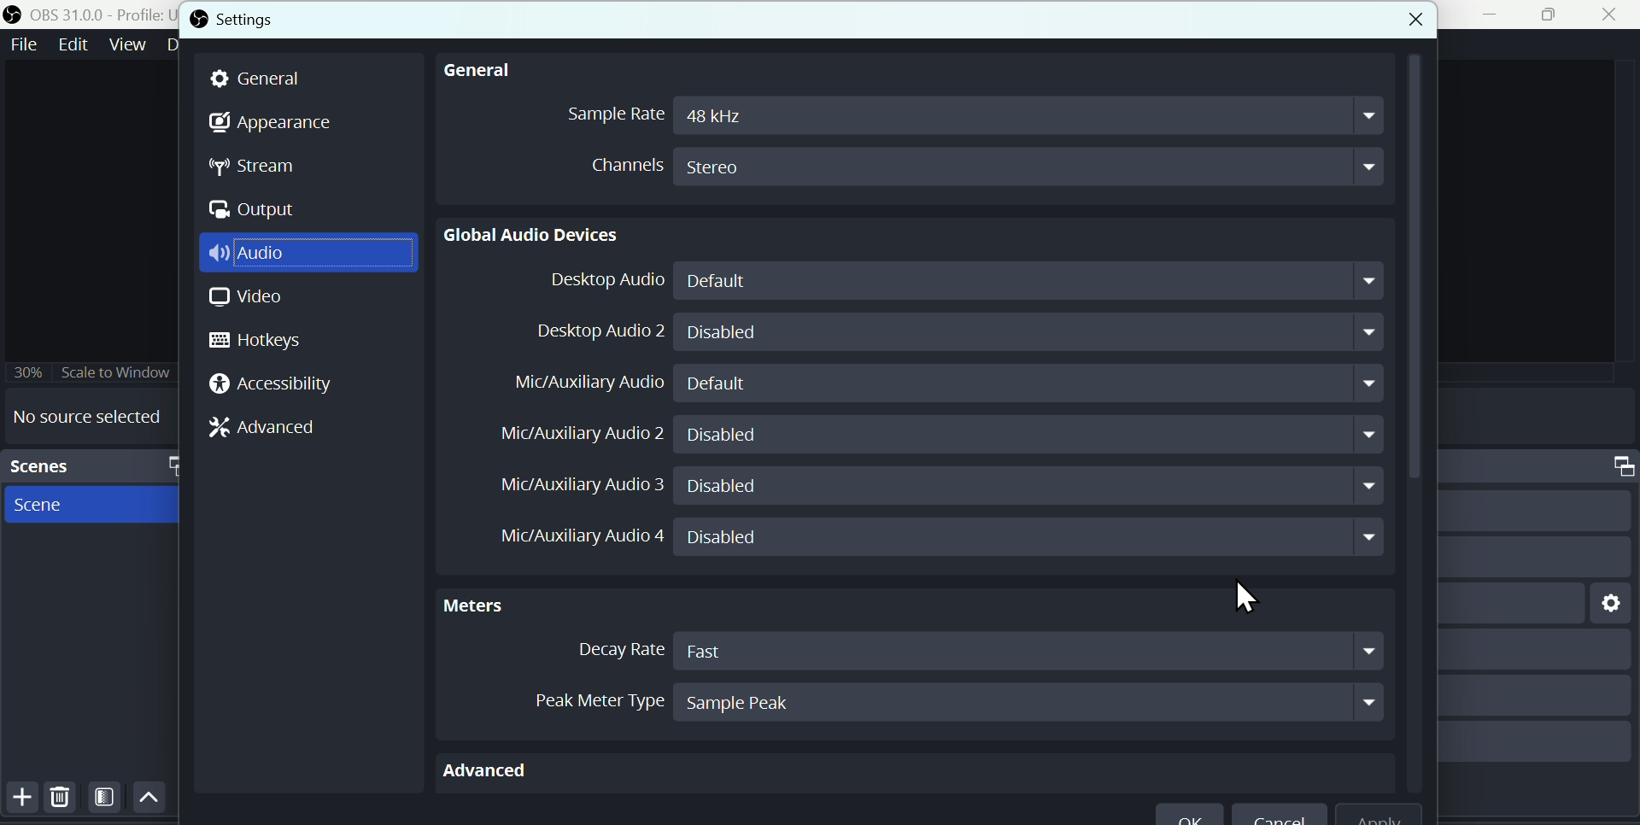  I want to click on ok, so click(1192, 813).